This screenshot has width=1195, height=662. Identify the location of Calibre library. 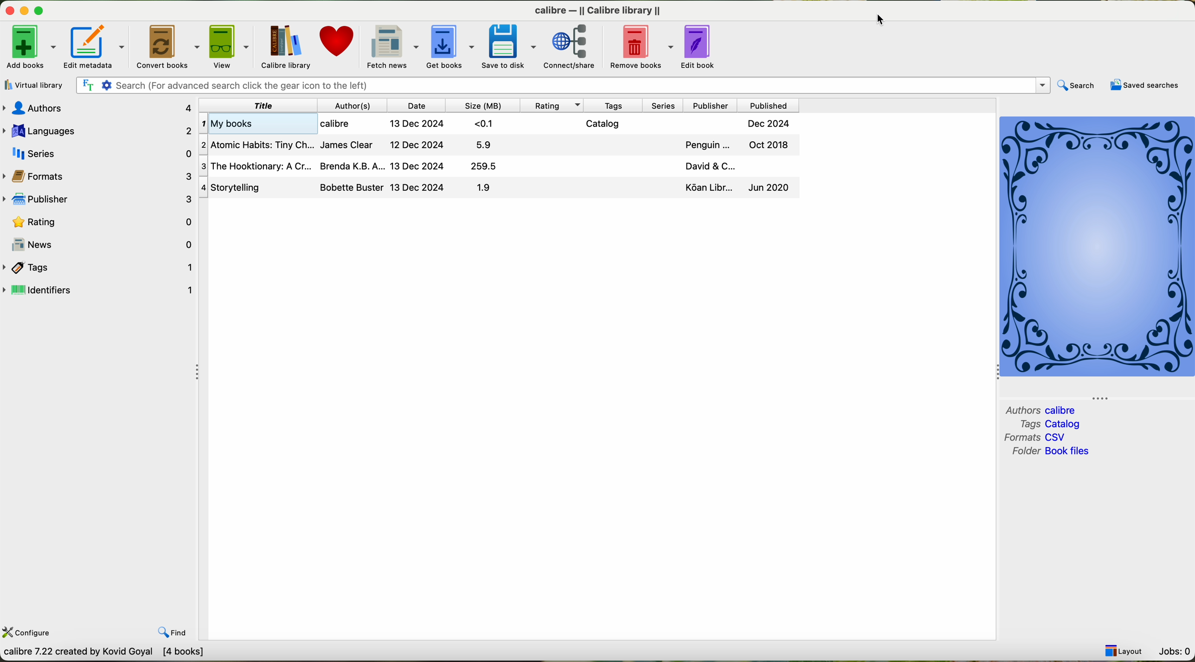
(284, 47).